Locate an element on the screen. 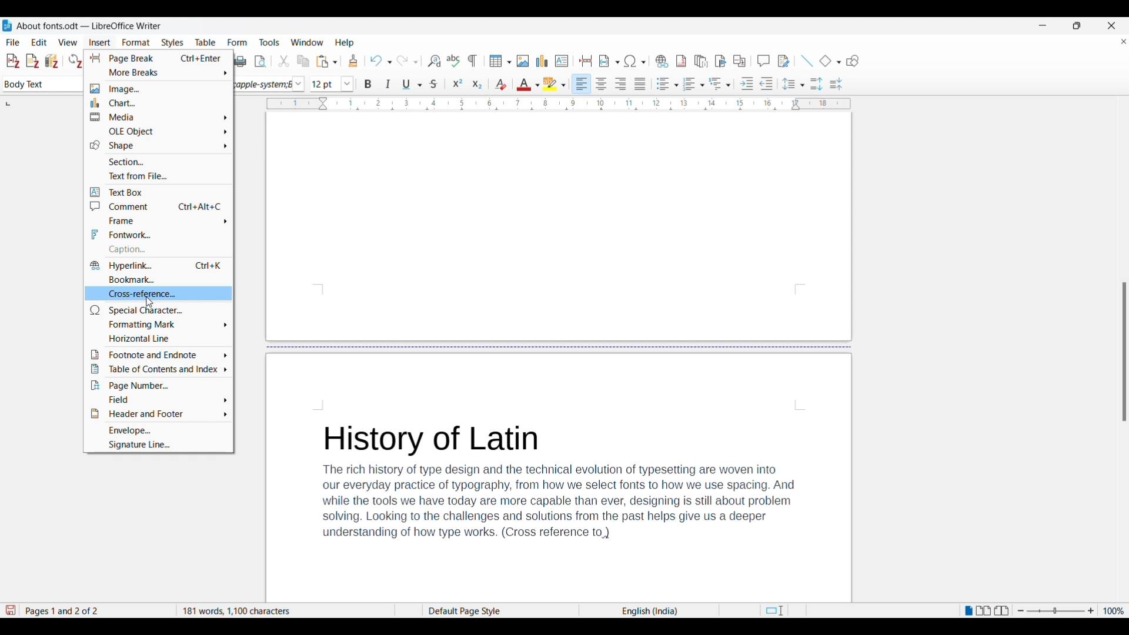 The image size is (1129, 635). Show draw functions is located at coordinates (853, 61).